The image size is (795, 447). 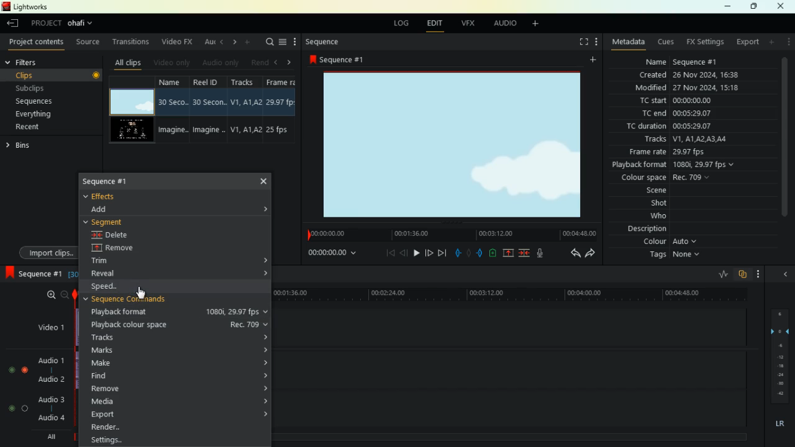 I want to click on timeline, so click(x=512, y=437).